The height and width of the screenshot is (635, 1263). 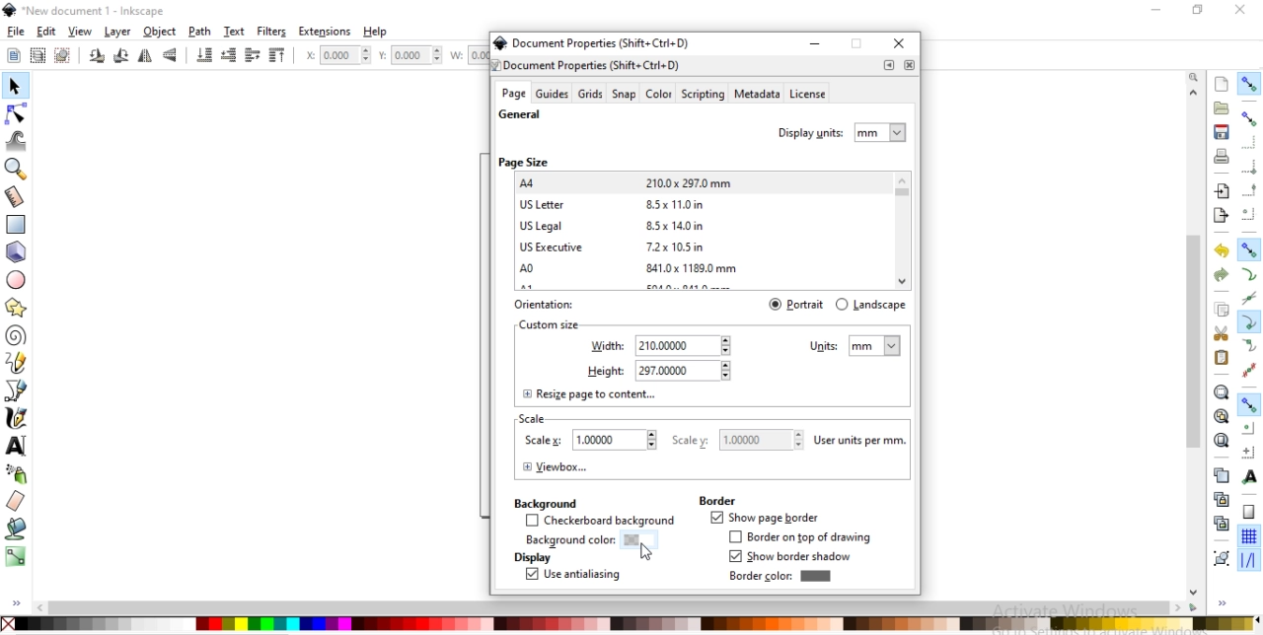 What do you see at coordinates (736, 441) in the screenshot?
I see `scale y` at bounding box center [736, 441].